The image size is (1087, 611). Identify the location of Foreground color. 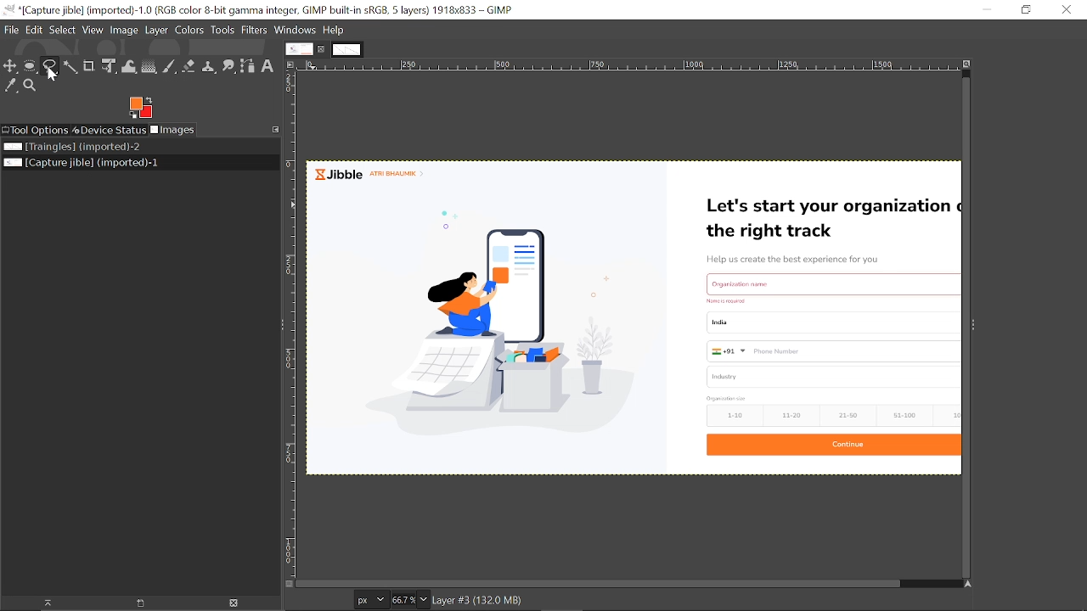
(141, 108).